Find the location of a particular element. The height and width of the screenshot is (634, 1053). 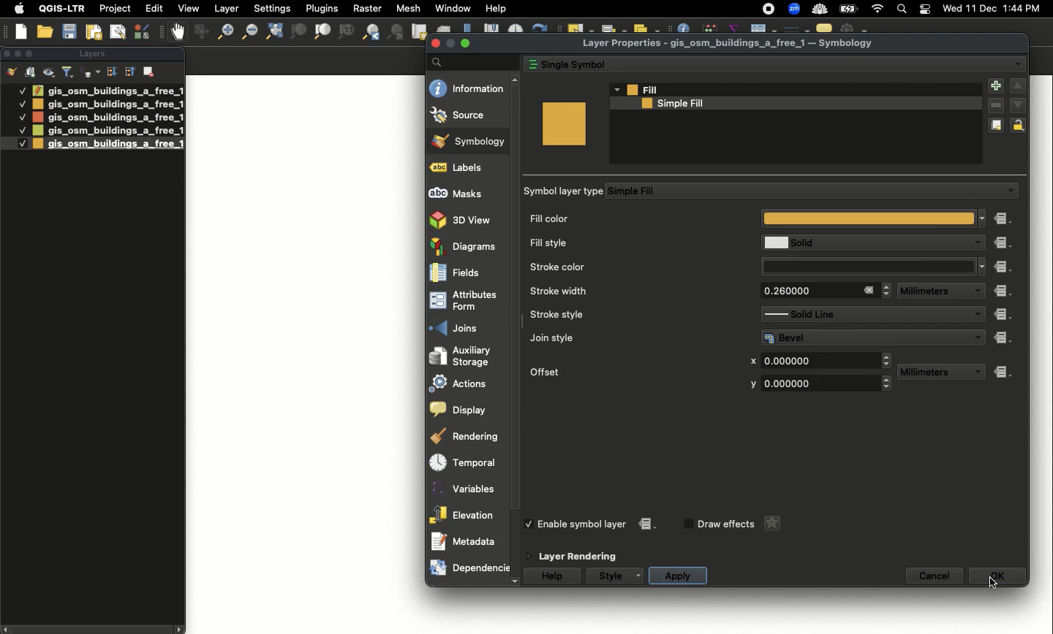

 is located at coordinates (1006, 218).